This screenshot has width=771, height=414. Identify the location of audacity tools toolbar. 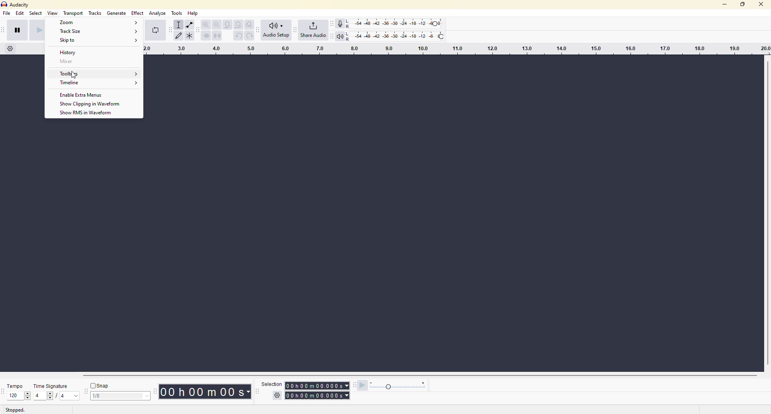
(170, 30).